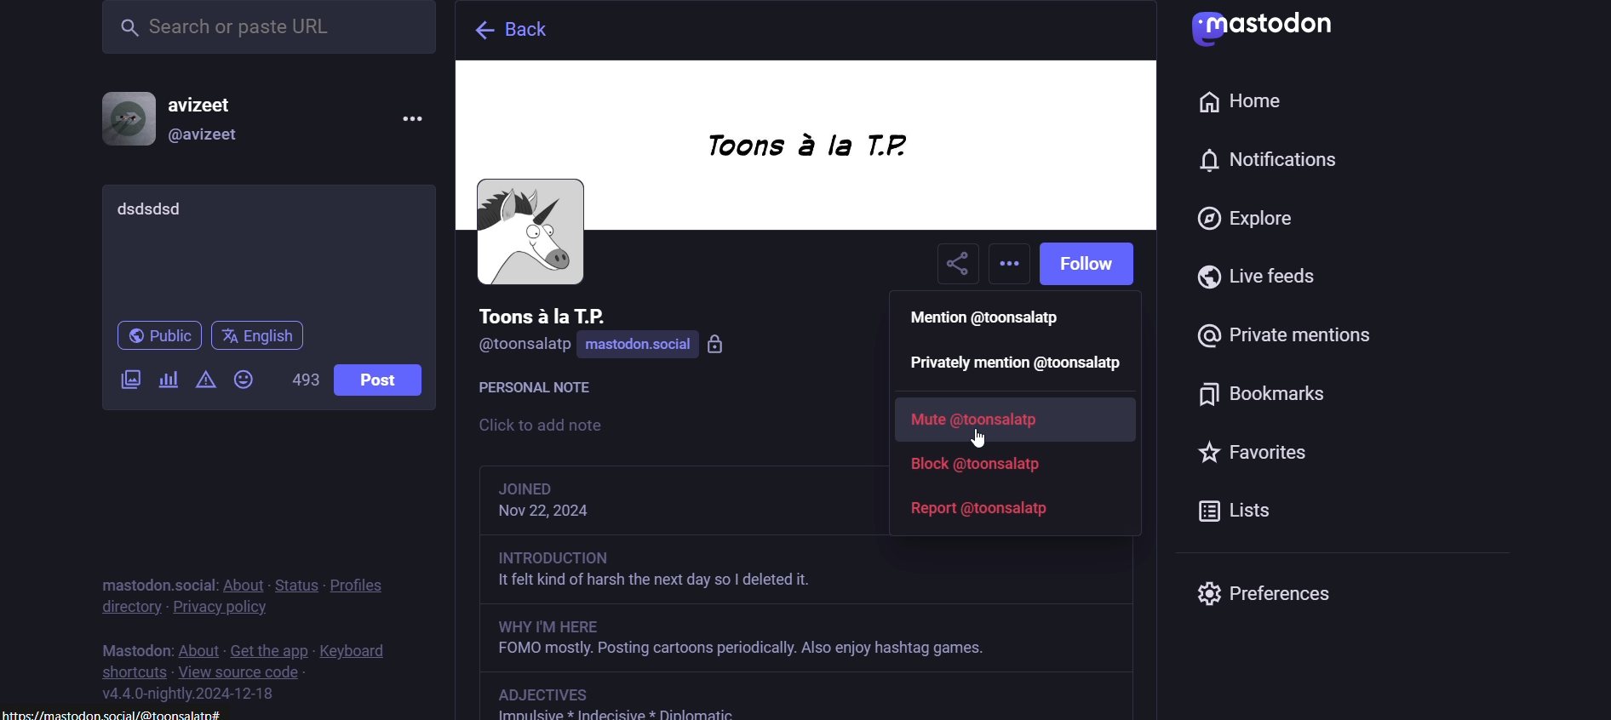 The height and width of the screenshot is (720, 1611). I want to click on share, so click(957, 266).